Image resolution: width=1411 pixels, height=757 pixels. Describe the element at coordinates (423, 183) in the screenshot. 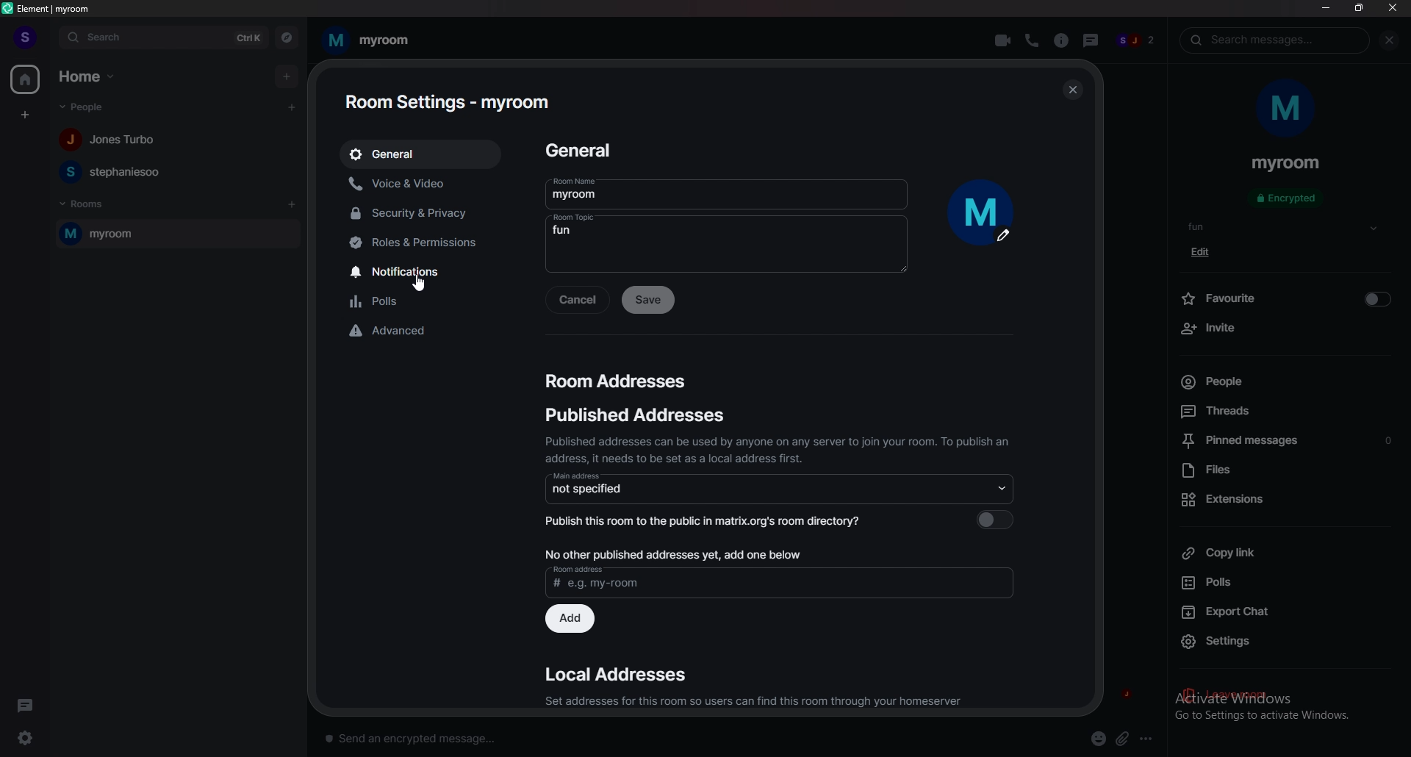

I see `voice and video` at that location.